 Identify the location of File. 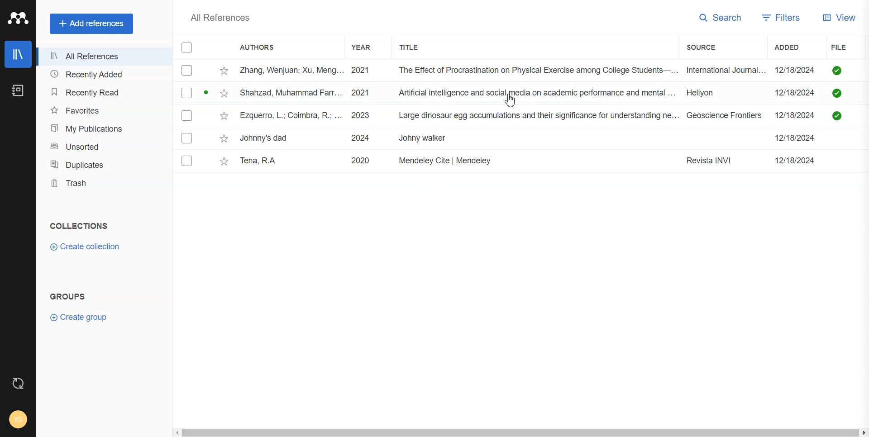
(521, 70).